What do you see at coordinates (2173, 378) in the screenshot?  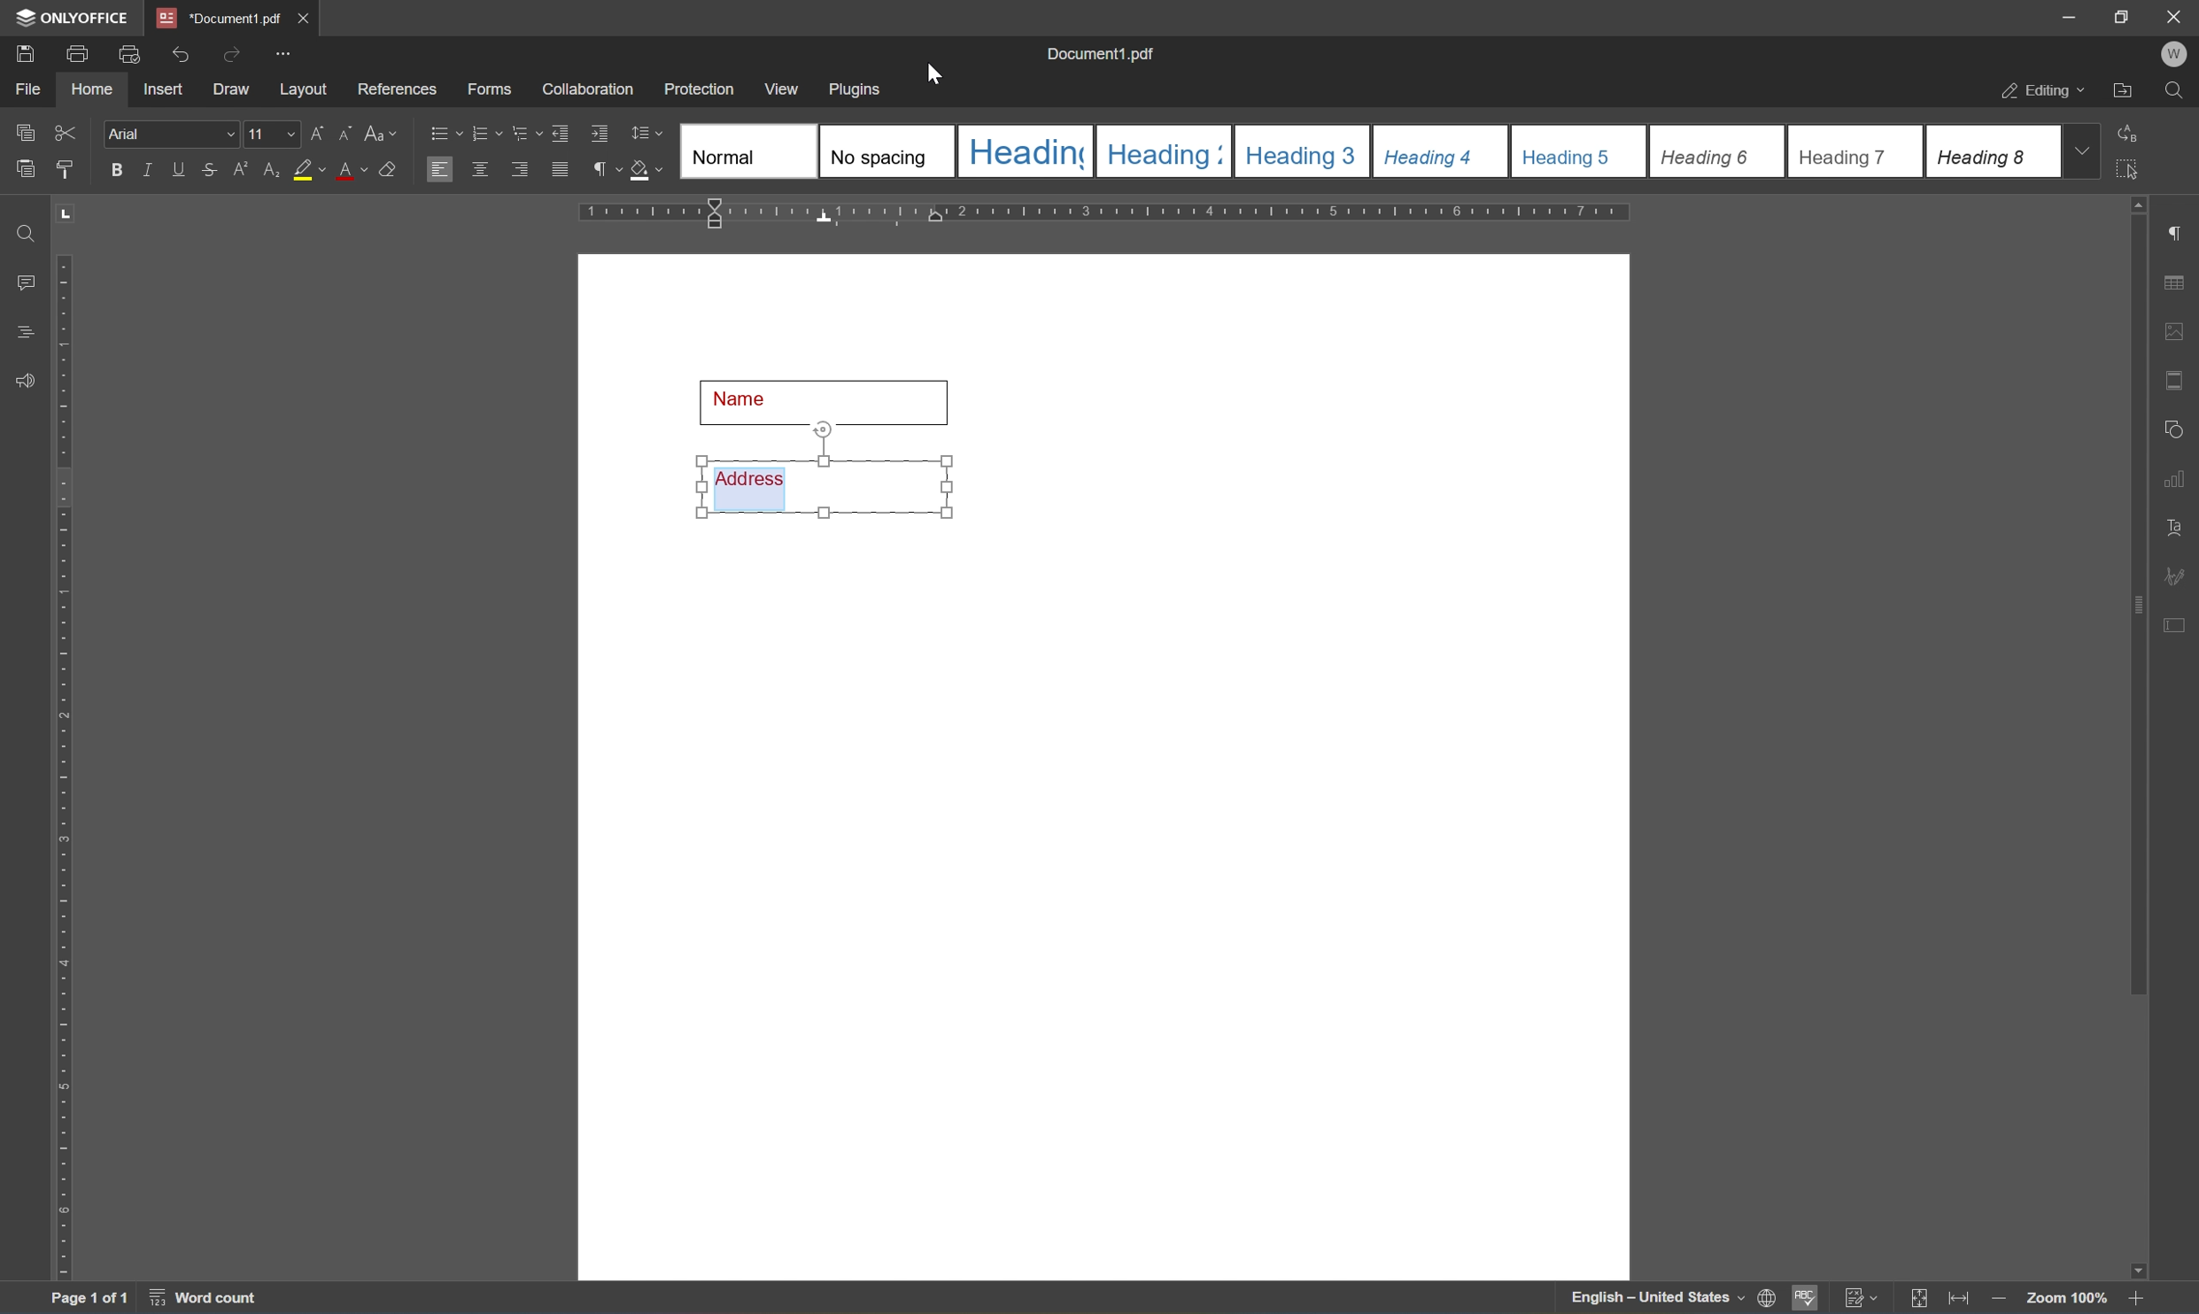 I see `header and footer settings` at bounding box center [2173, 378].